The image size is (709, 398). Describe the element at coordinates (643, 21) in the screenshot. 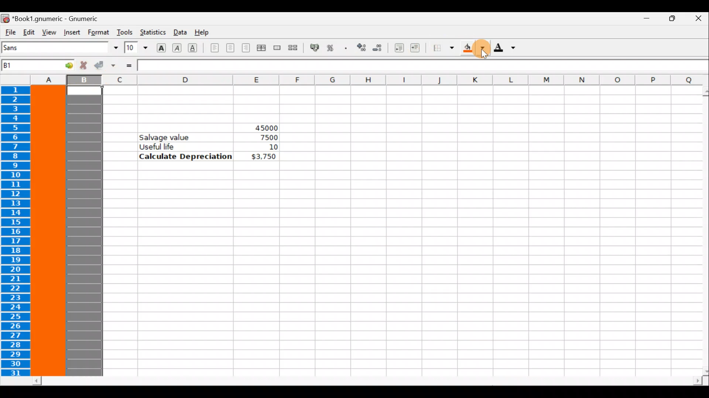

I see `Minimize` at that location.